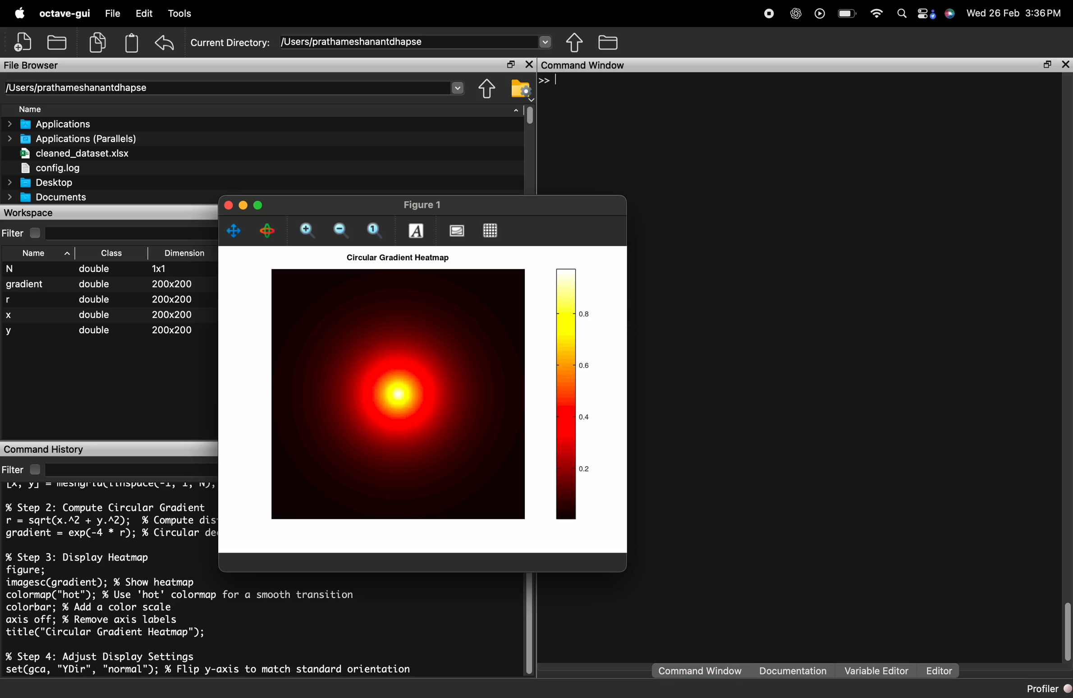 Image resolution: width=1073 pixels, height=698 pixels. What do you see at coordinates (338, 231) in the screenshot?
I see `zoom out` at bounding box center [338, 231].